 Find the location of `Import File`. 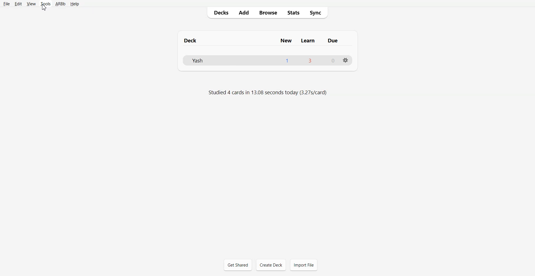

Import File is located at coordinates (304, 265).